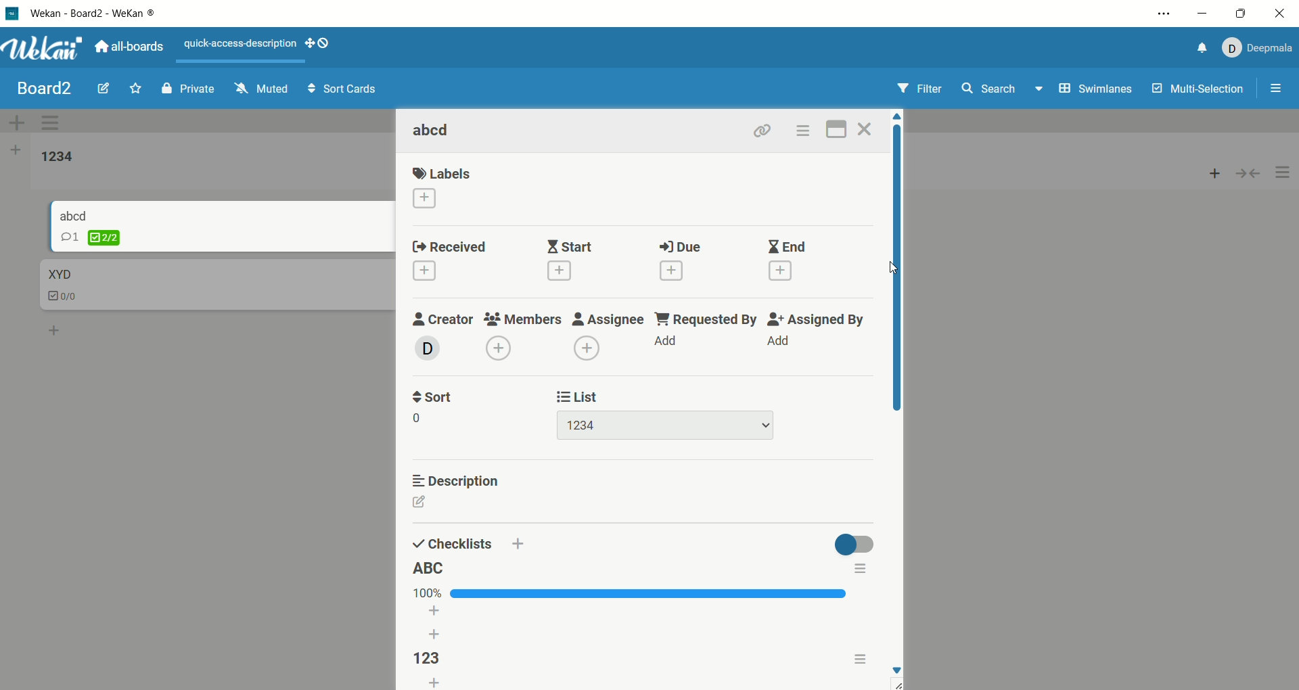 The height and width of the screenshot is (690, 1299). Describe the element at coordinates (570, 246) in the screenshot. I see `start` at that location.